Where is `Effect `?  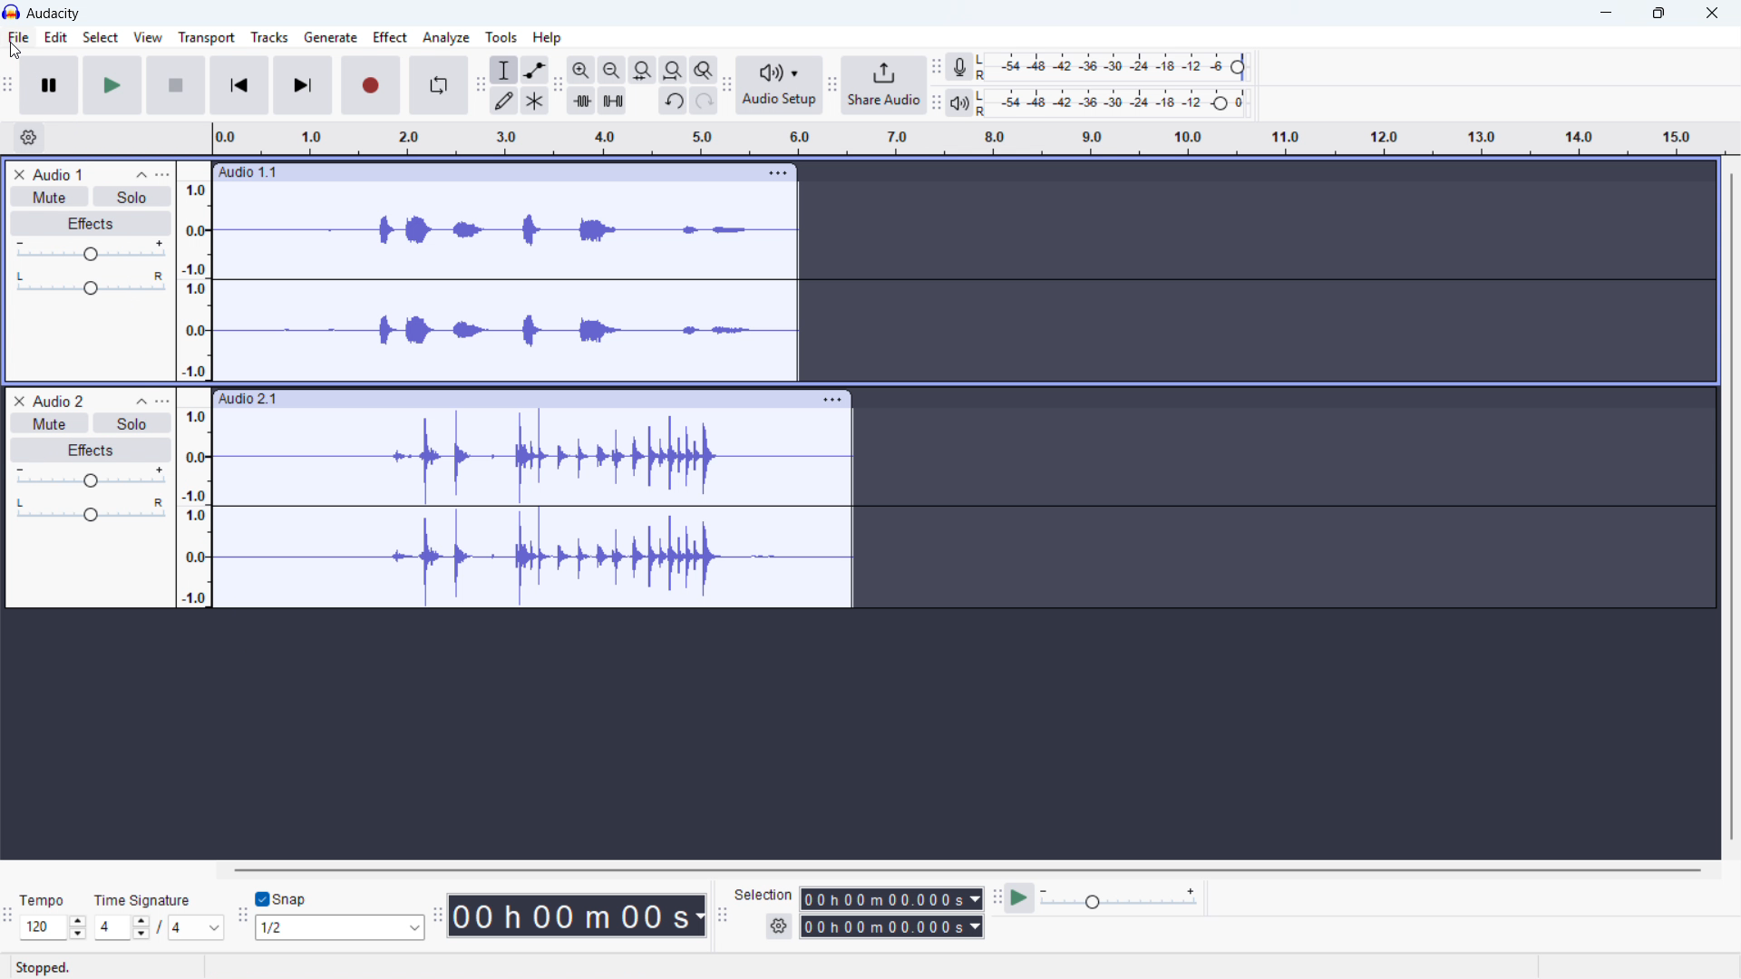 Effect  is located at coordinates (390, 36).